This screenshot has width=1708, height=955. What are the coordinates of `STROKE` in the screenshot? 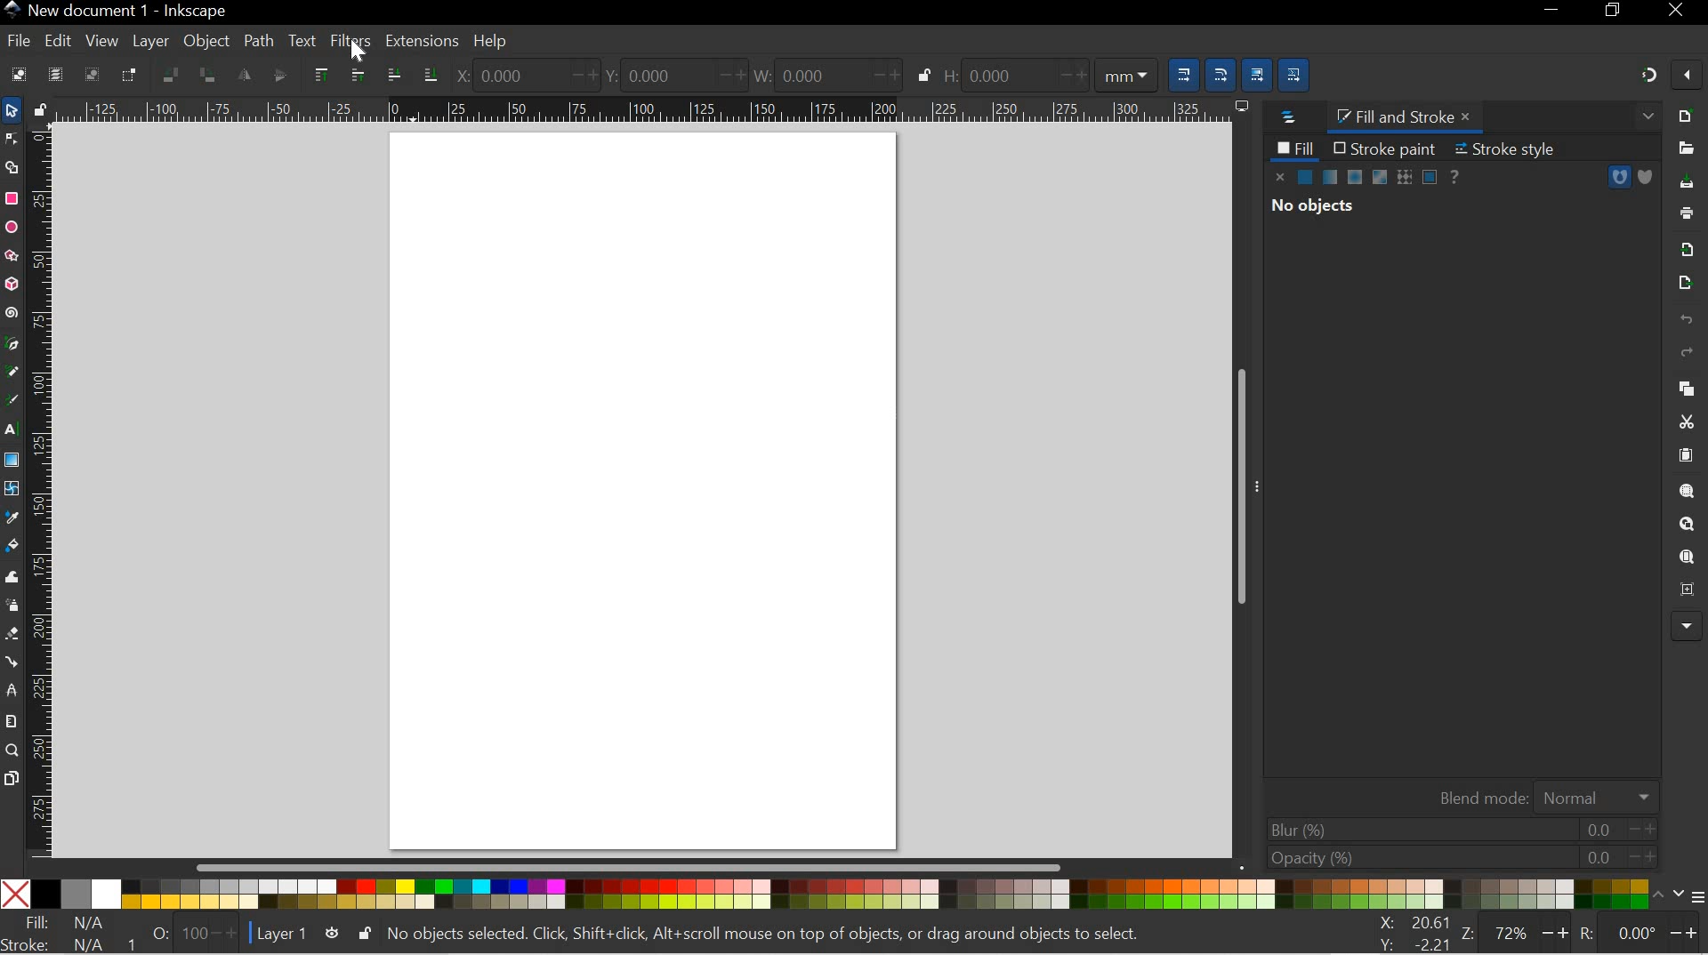 It's located at (63, 944).